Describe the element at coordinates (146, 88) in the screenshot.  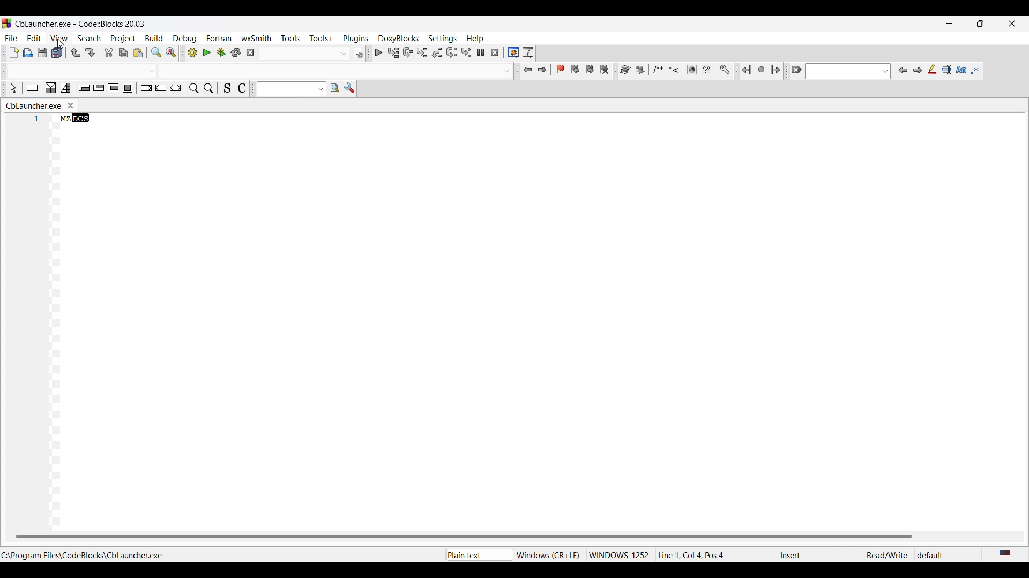
I see `Break instruction` at that location.